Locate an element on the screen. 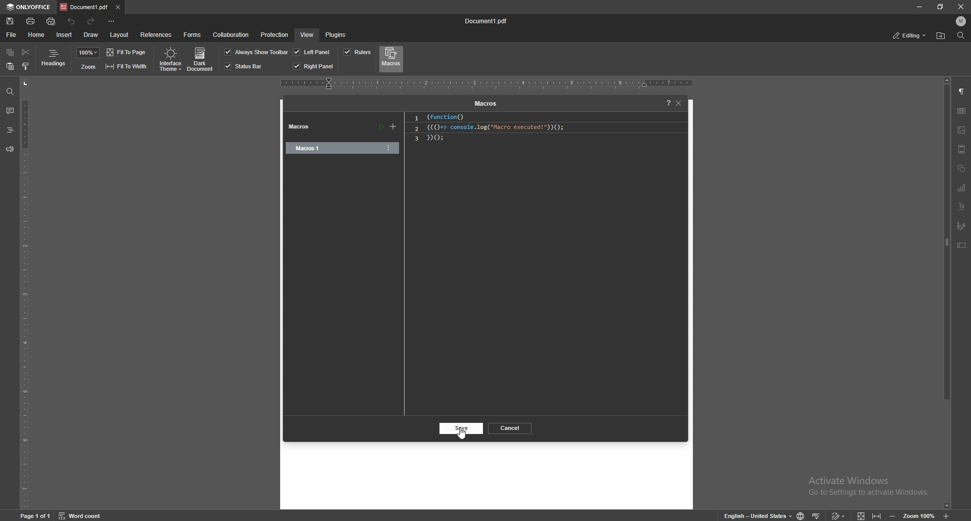 The image size is (971, 521). draw is located at coordinates (92, 34).